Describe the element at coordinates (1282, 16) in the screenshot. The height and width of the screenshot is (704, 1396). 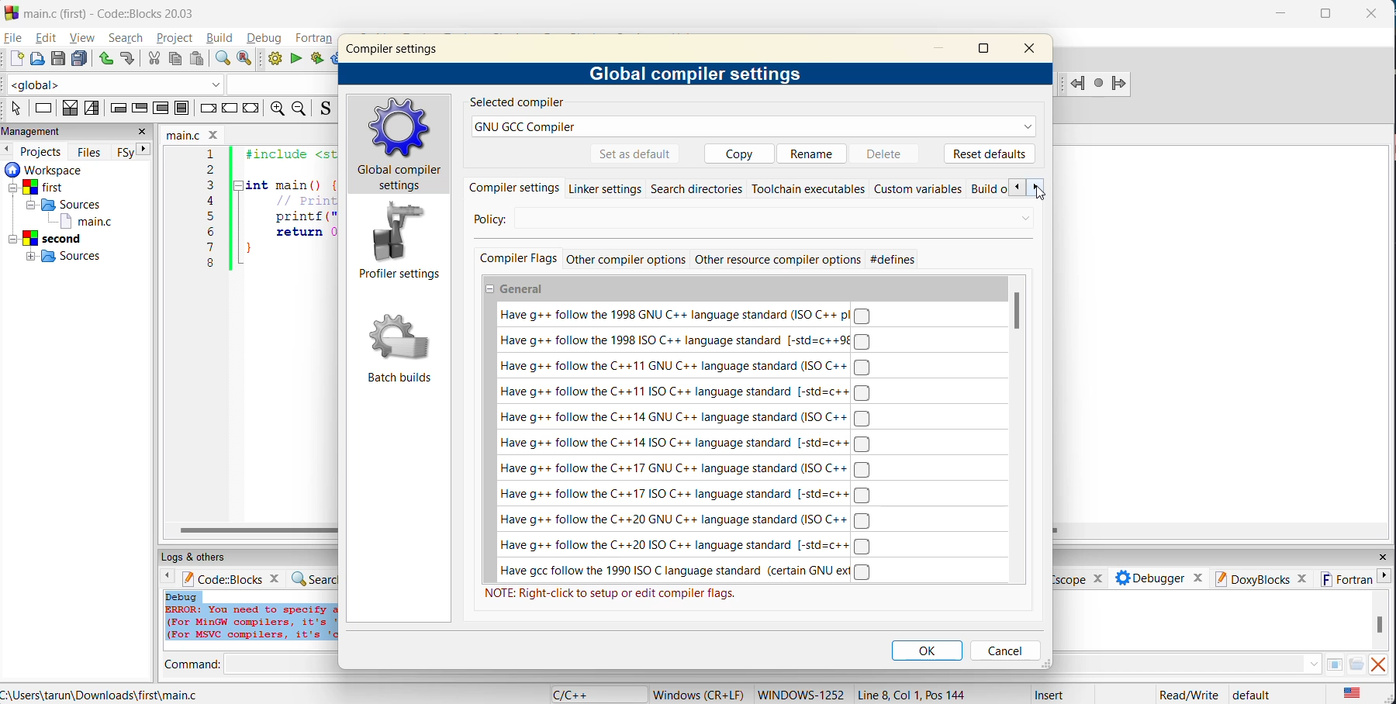
I see `minimize` at that location.